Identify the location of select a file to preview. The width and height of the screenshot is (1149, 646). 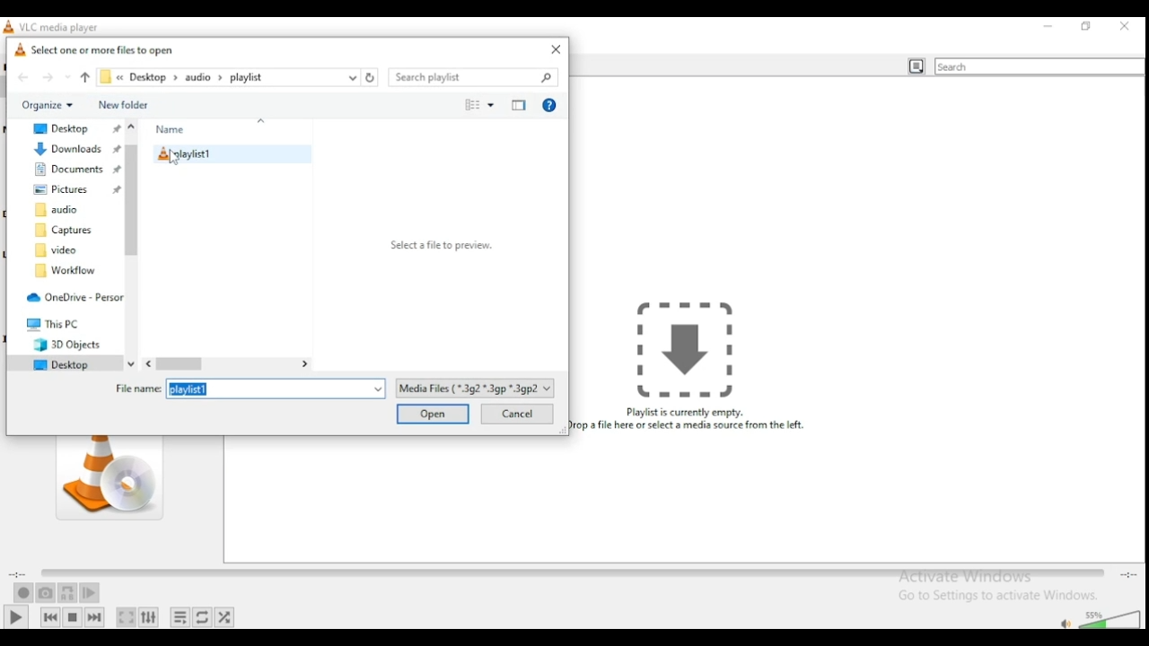
(436, 244).